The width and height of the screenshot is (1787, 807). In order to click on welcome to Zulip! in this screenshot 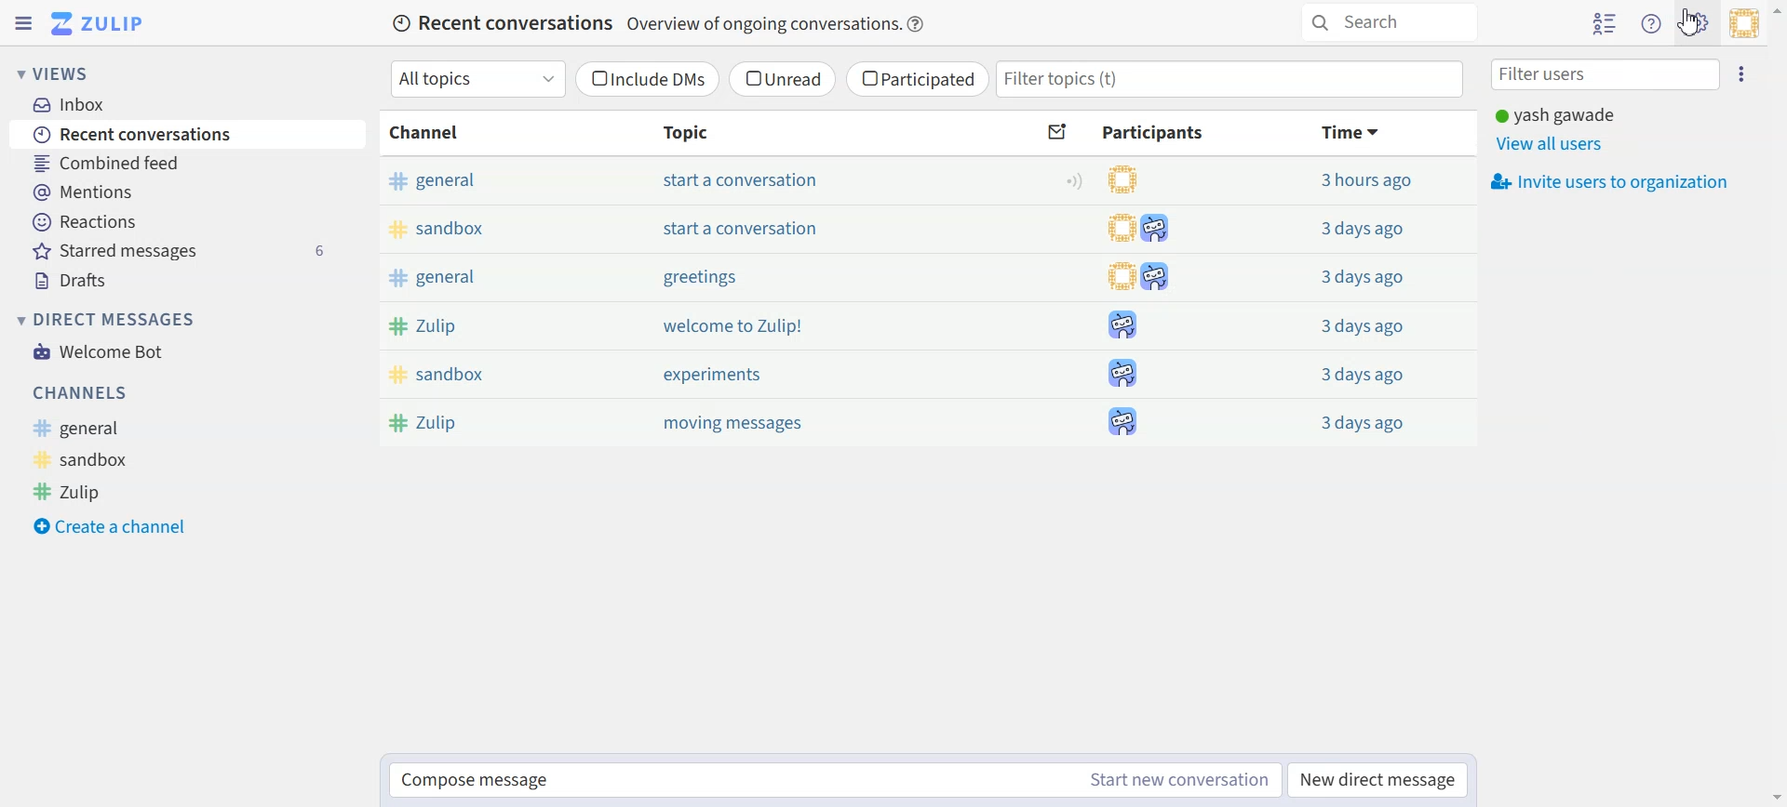, I will do `click(732, 326)`.